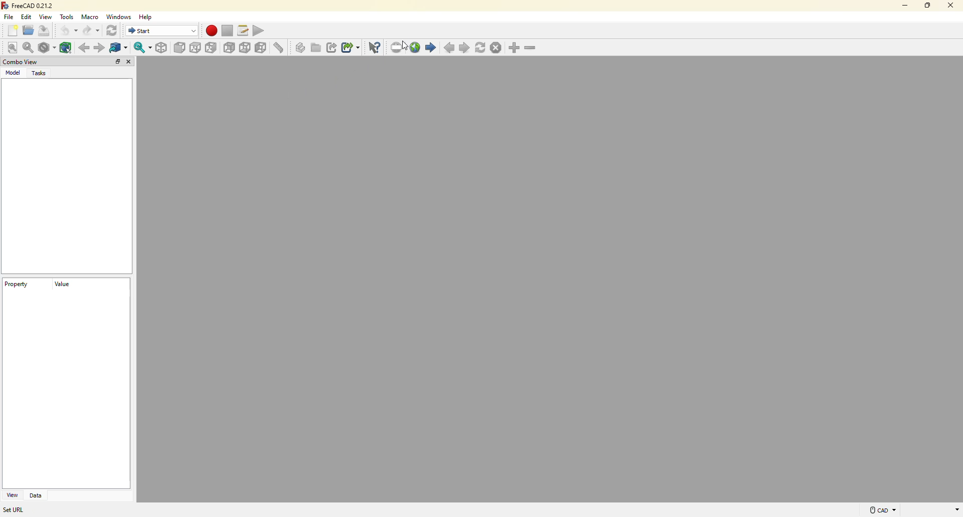 Image resolution: width=963 pixels, height=517 pixels. I want to click on previous page, so click(450, 49).